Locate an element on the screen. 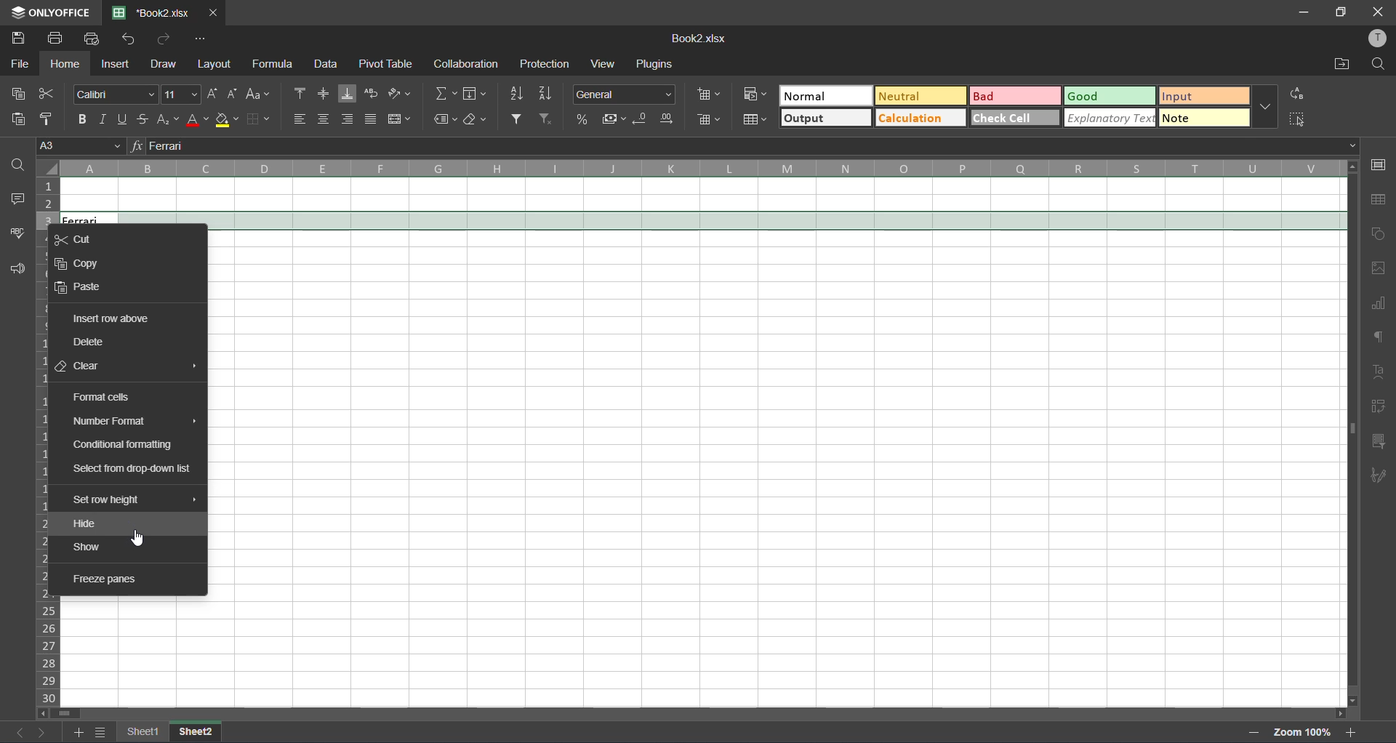 This screenshot has height=743, width=1396. minimize is located at coordinates (1306, 13).